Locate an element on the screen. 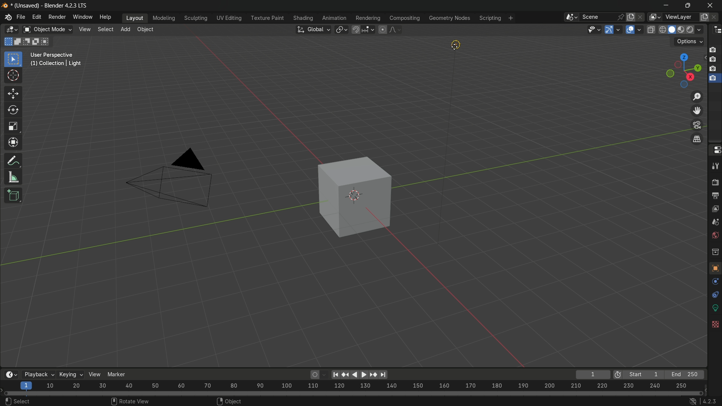  end is located at coordinates (686, 374).